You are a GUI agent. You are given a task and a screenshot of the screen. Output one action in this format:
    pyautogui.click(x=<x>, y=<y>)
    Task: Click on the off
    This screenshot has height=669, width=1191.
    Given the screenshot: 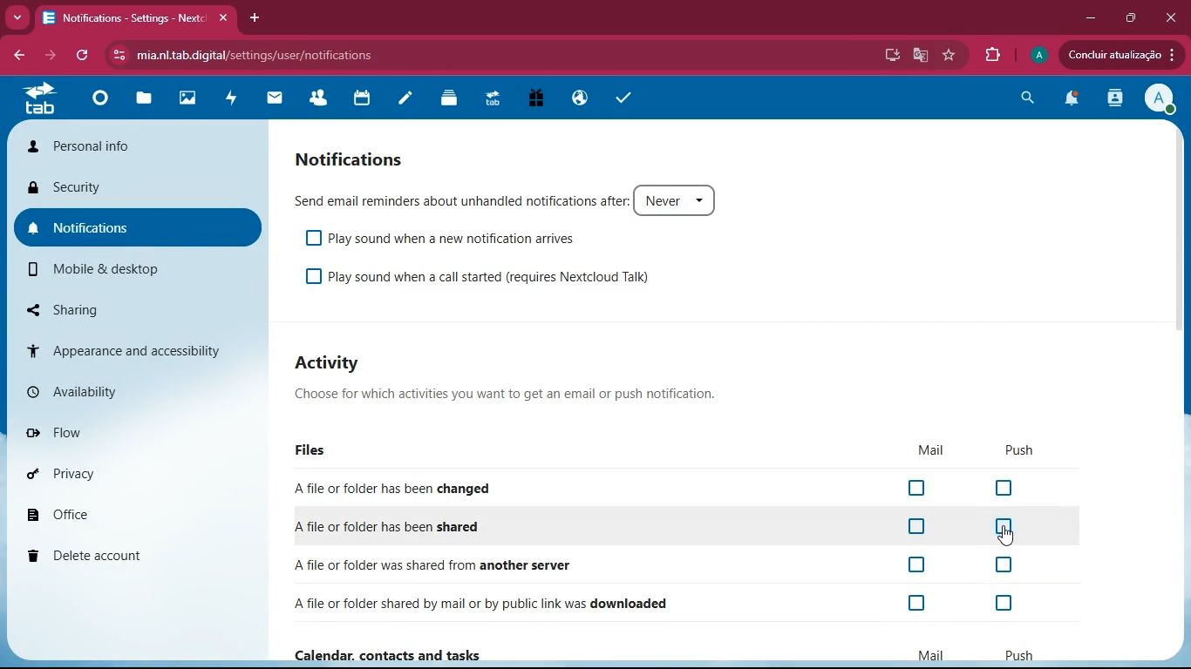 What is the action you would take?
    pyautogui.click(x=914, y=564)
    